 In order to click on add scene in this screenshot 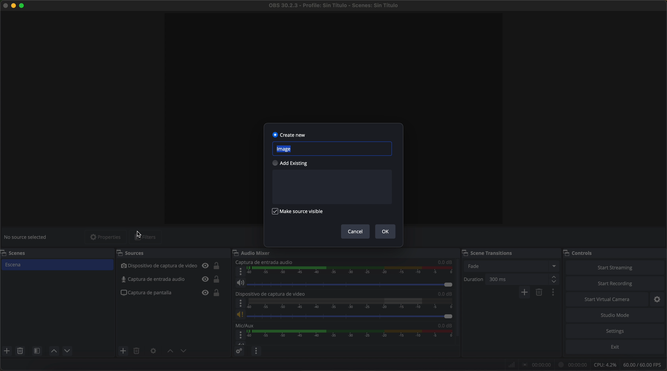, I will do `click(7, 351)`.